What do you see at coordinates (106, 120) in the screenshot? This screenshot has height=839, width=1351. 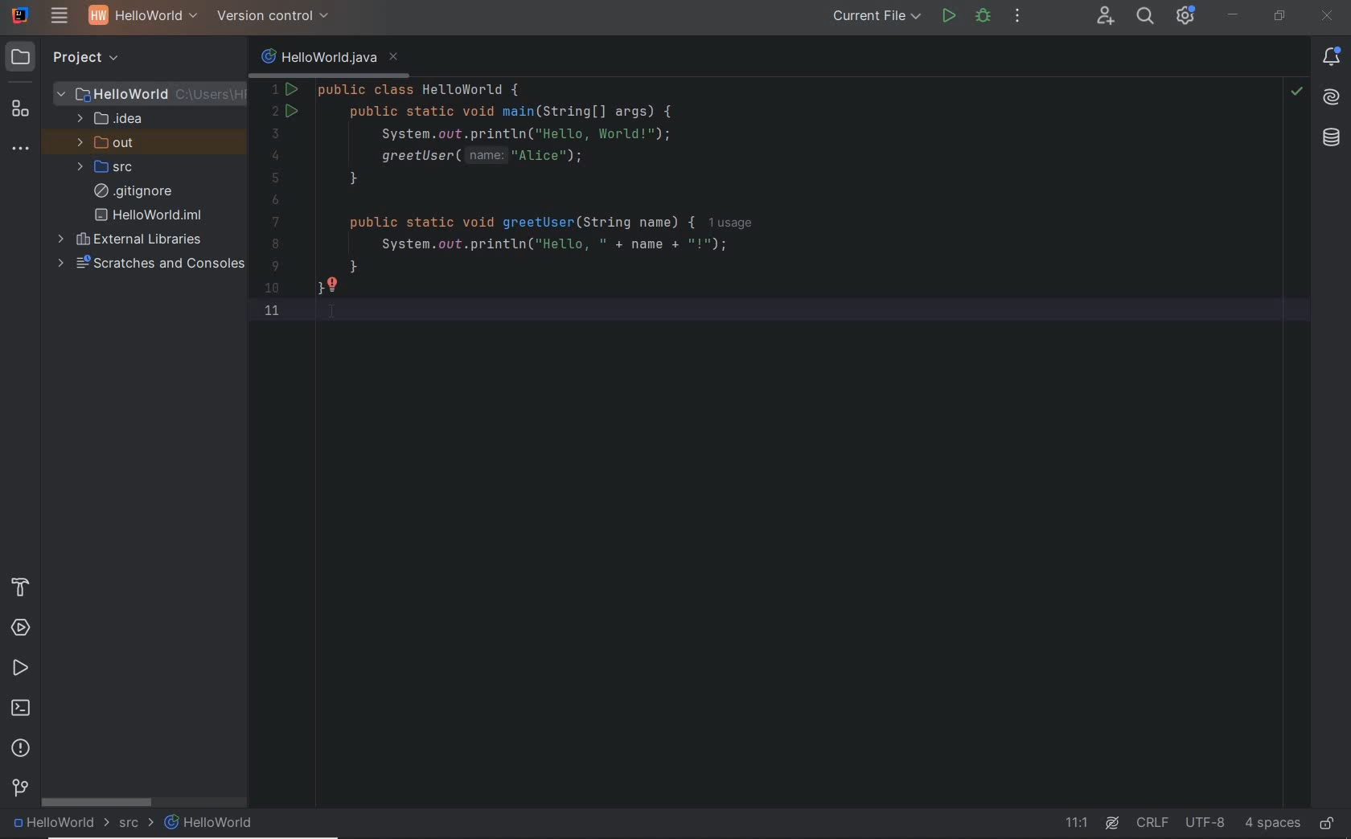 I see `.idea (folder)` at bounding box center [106, 120].